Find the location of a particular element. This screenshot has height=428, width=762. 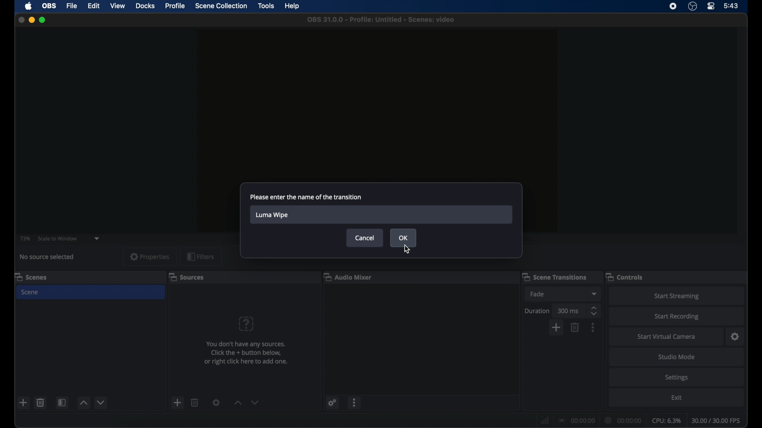

delete is located at coordinates (40, 403).